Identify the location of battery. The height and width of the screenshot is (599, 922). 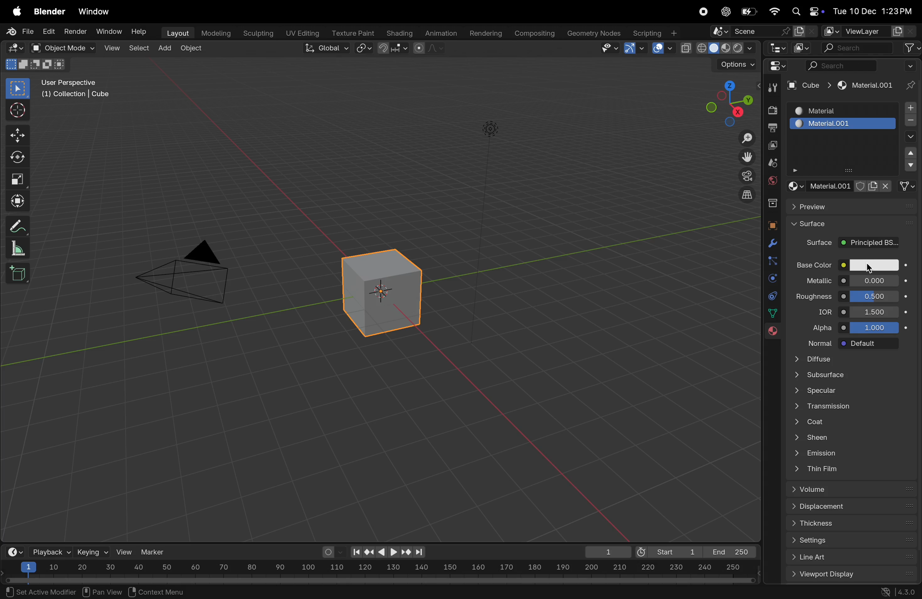
(750, 11).